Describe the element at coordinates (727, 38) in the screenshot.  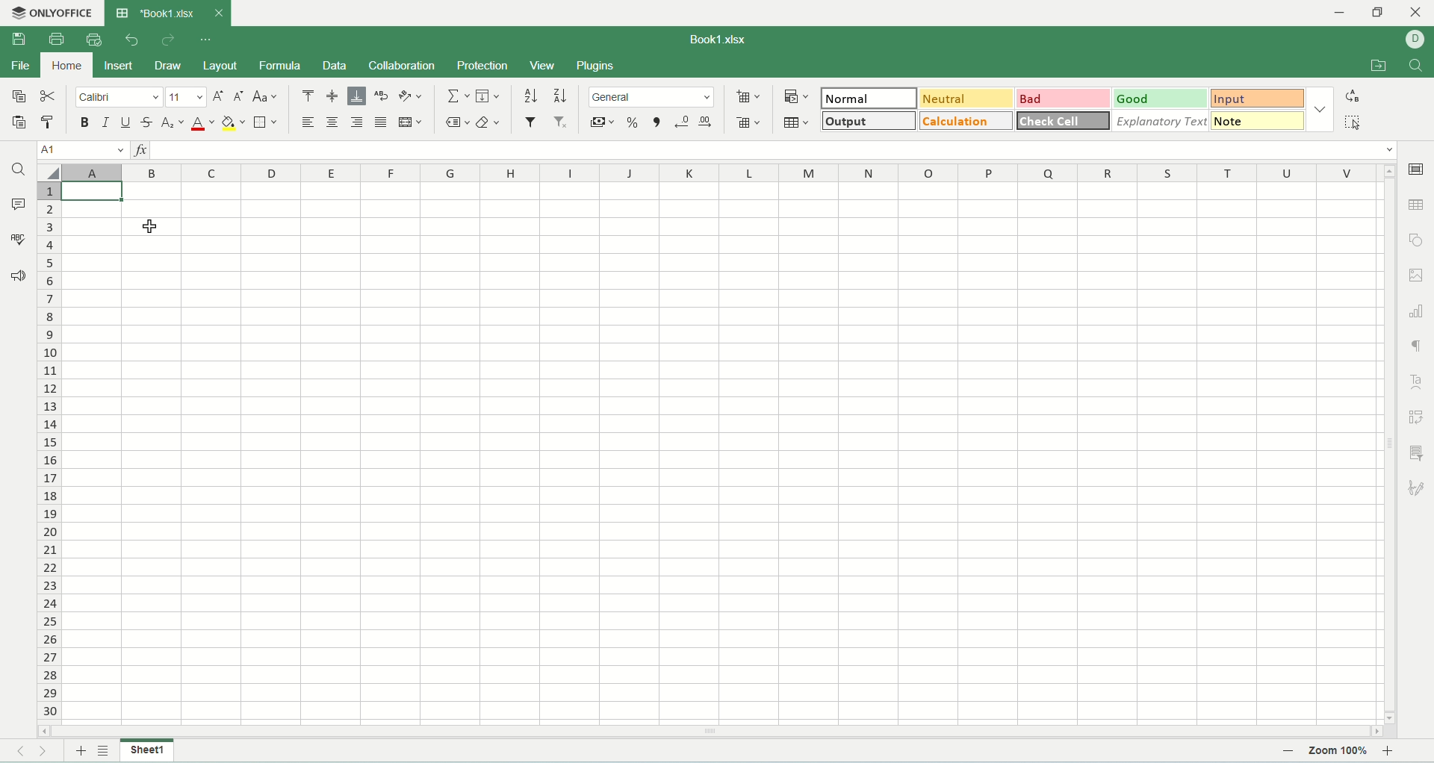
I see `Book1.xlsx` at that location.